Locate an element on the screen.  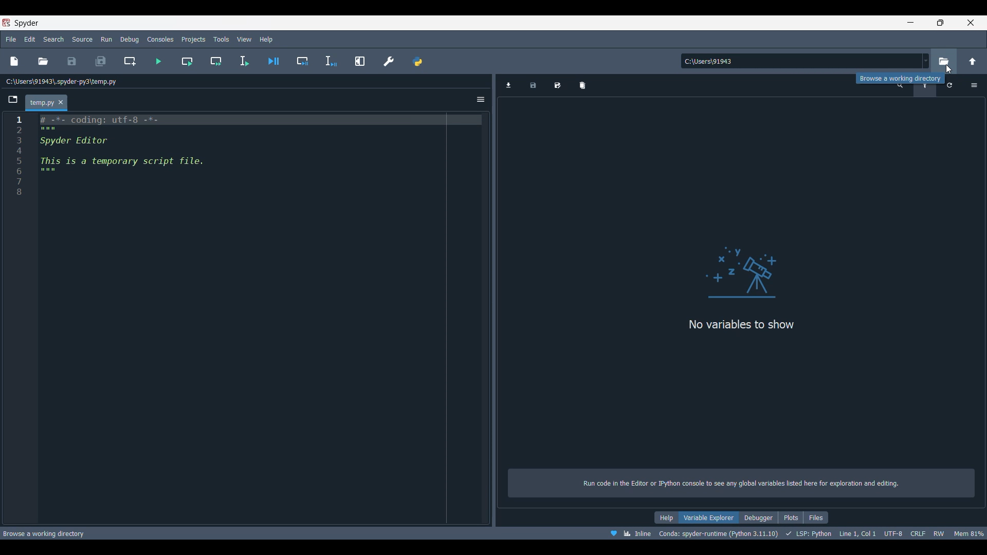
Debug file is located at coordinates (273, 61).